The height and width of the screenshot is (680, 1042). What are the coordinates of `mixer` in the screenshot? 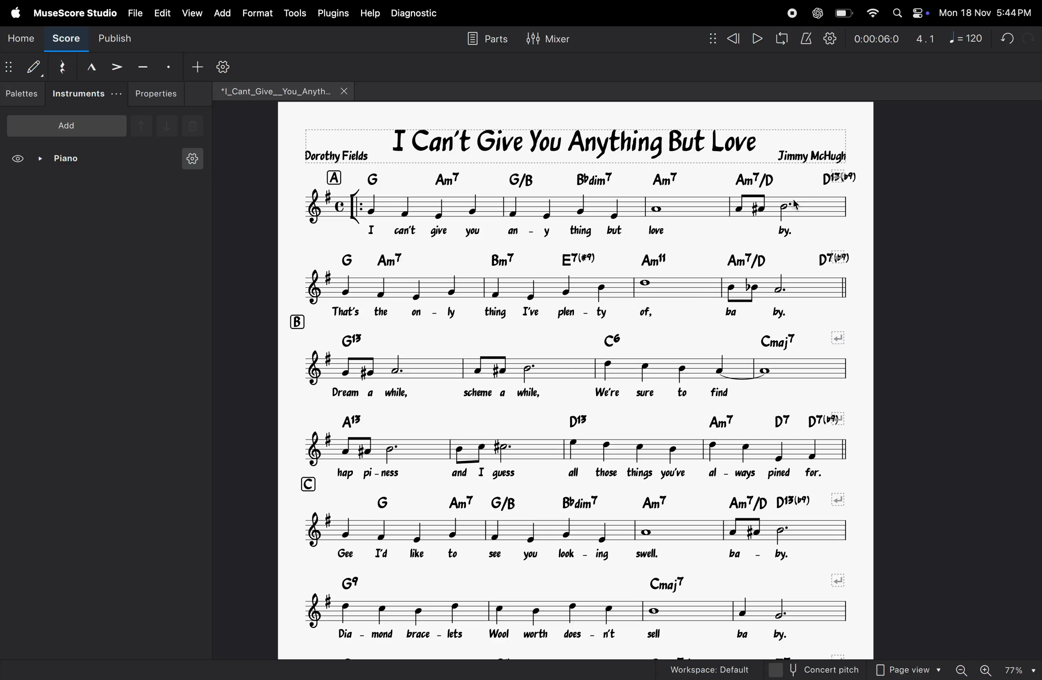 It's located at (550, 40).